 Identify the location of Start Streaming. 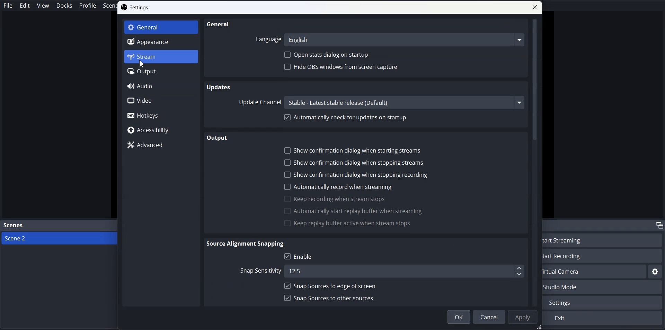
(604, 240).